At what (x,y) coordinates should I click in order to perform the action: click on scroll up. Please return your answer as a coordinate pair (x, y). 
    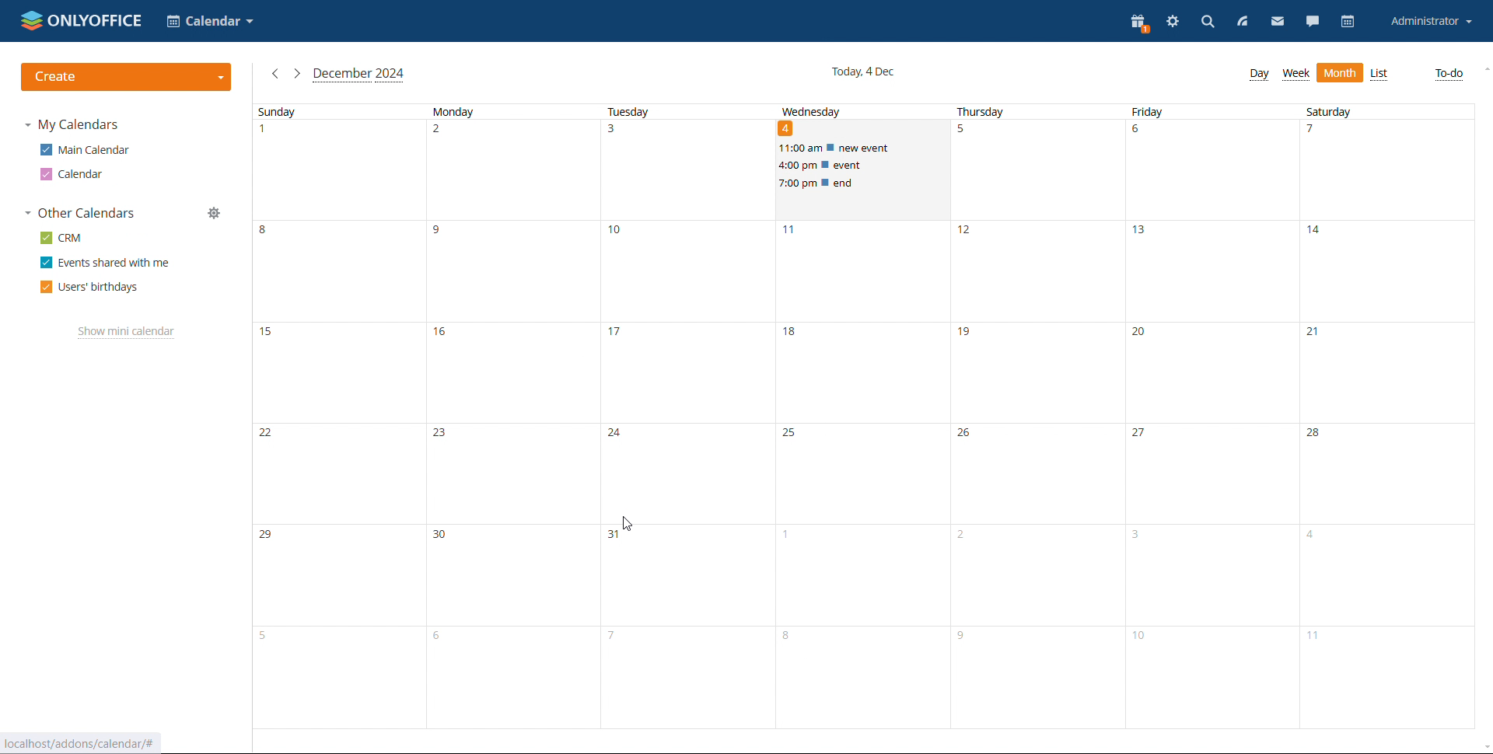
    Looking at the image, I should click on (1484, 69).